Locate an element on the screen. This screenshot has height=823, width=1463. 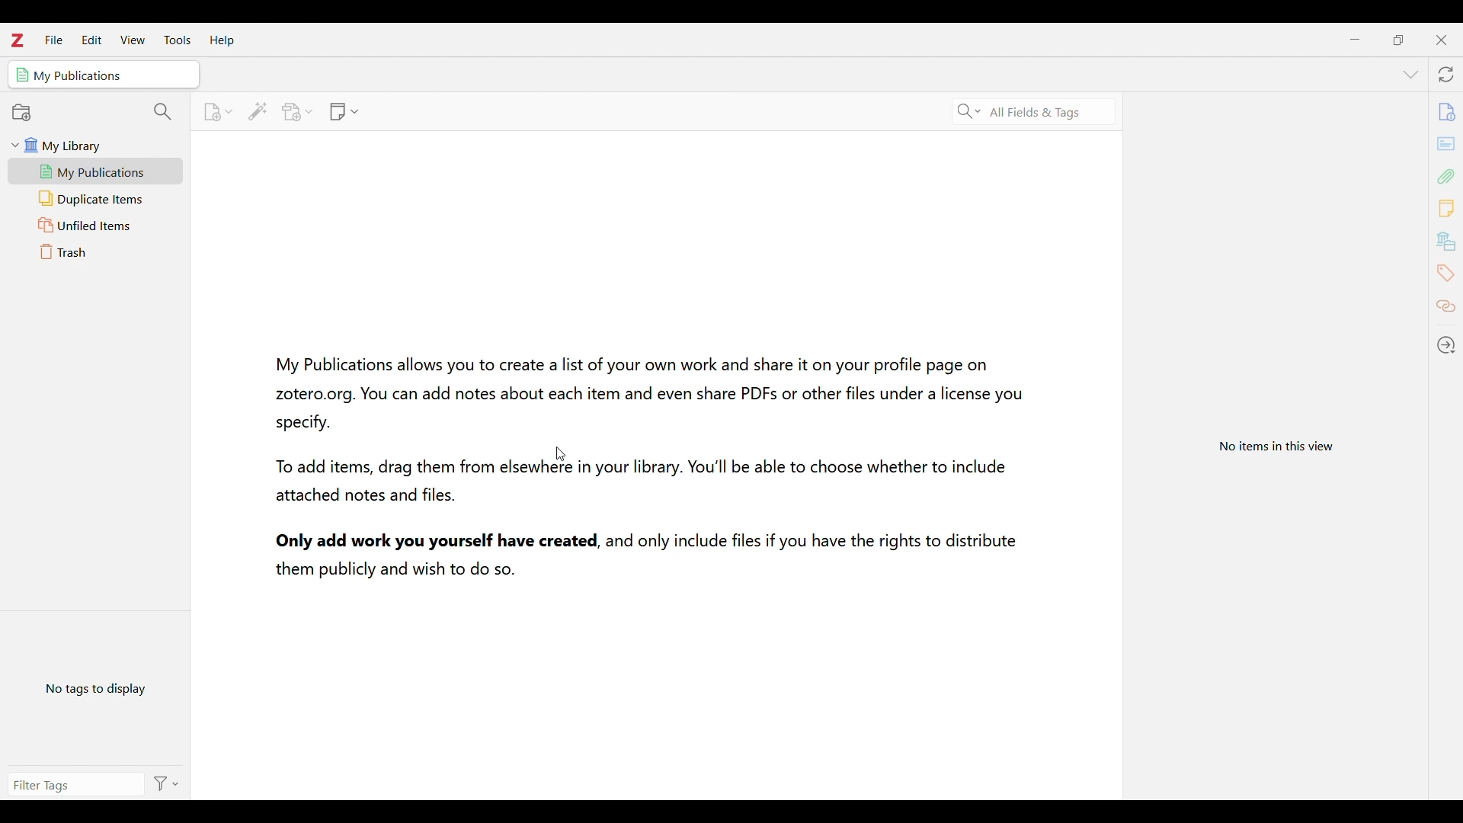
Attachments is located at coordinates (1445, 176).